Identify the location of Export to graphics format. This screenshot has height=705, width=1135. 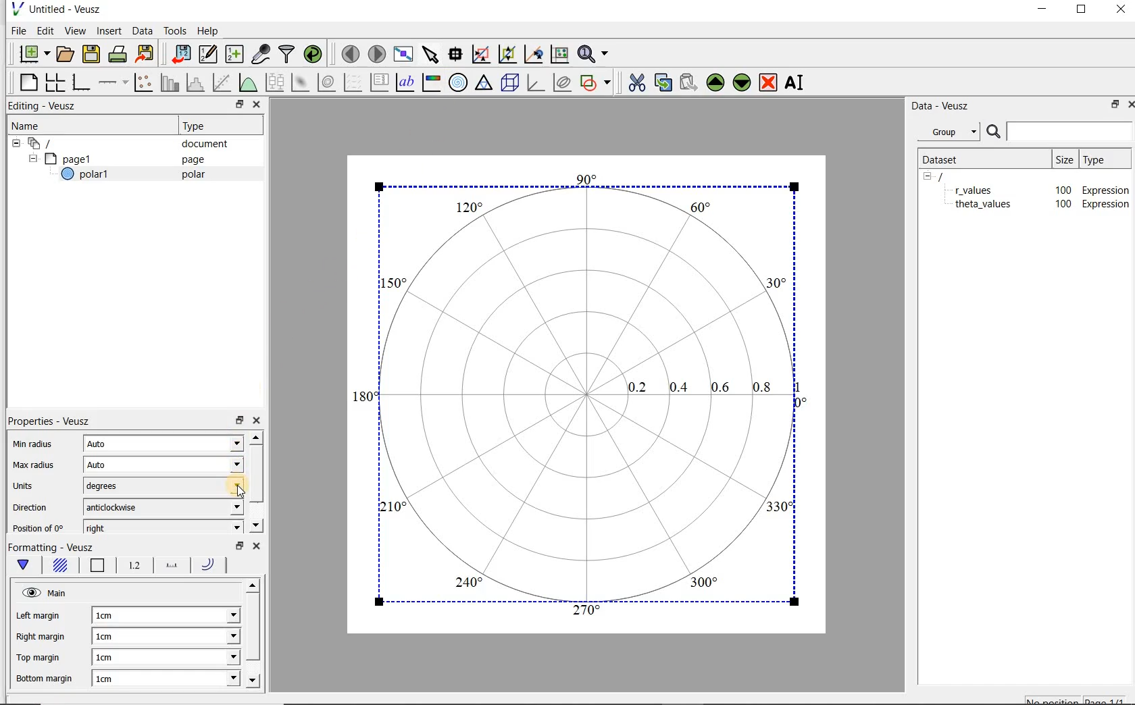
(145, 55).